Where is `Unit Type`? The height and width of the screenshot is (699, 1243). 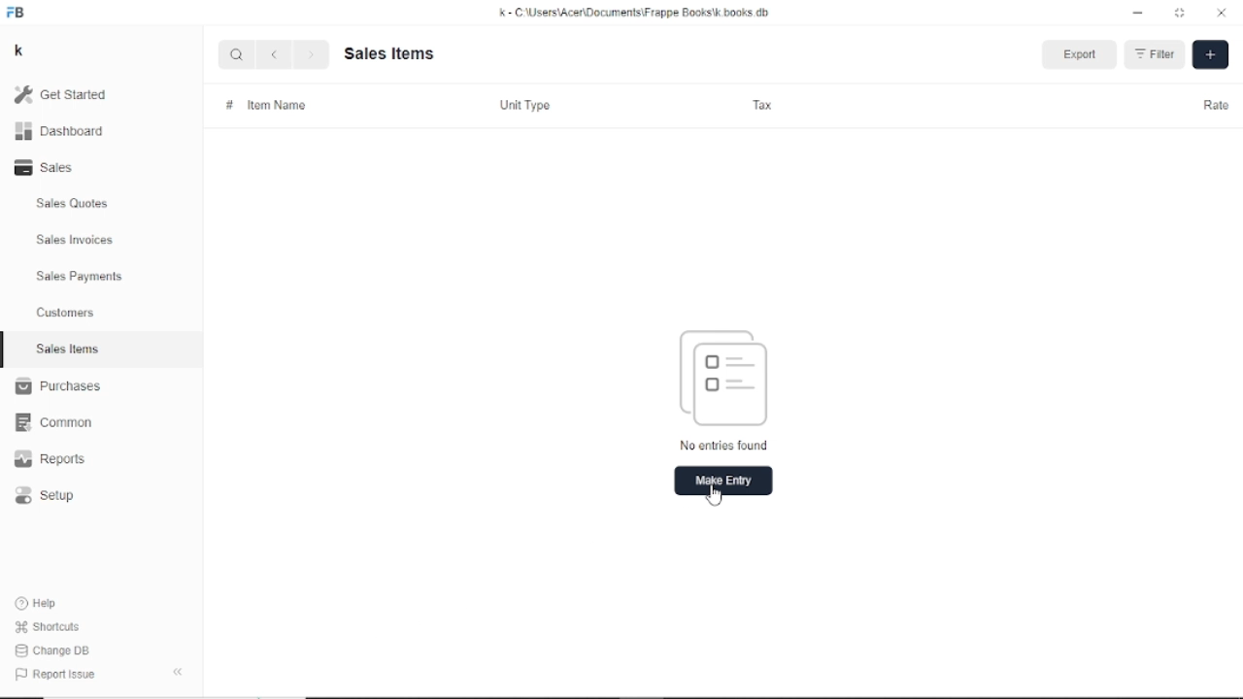 Unit Type is located at coordinates (525, 104).